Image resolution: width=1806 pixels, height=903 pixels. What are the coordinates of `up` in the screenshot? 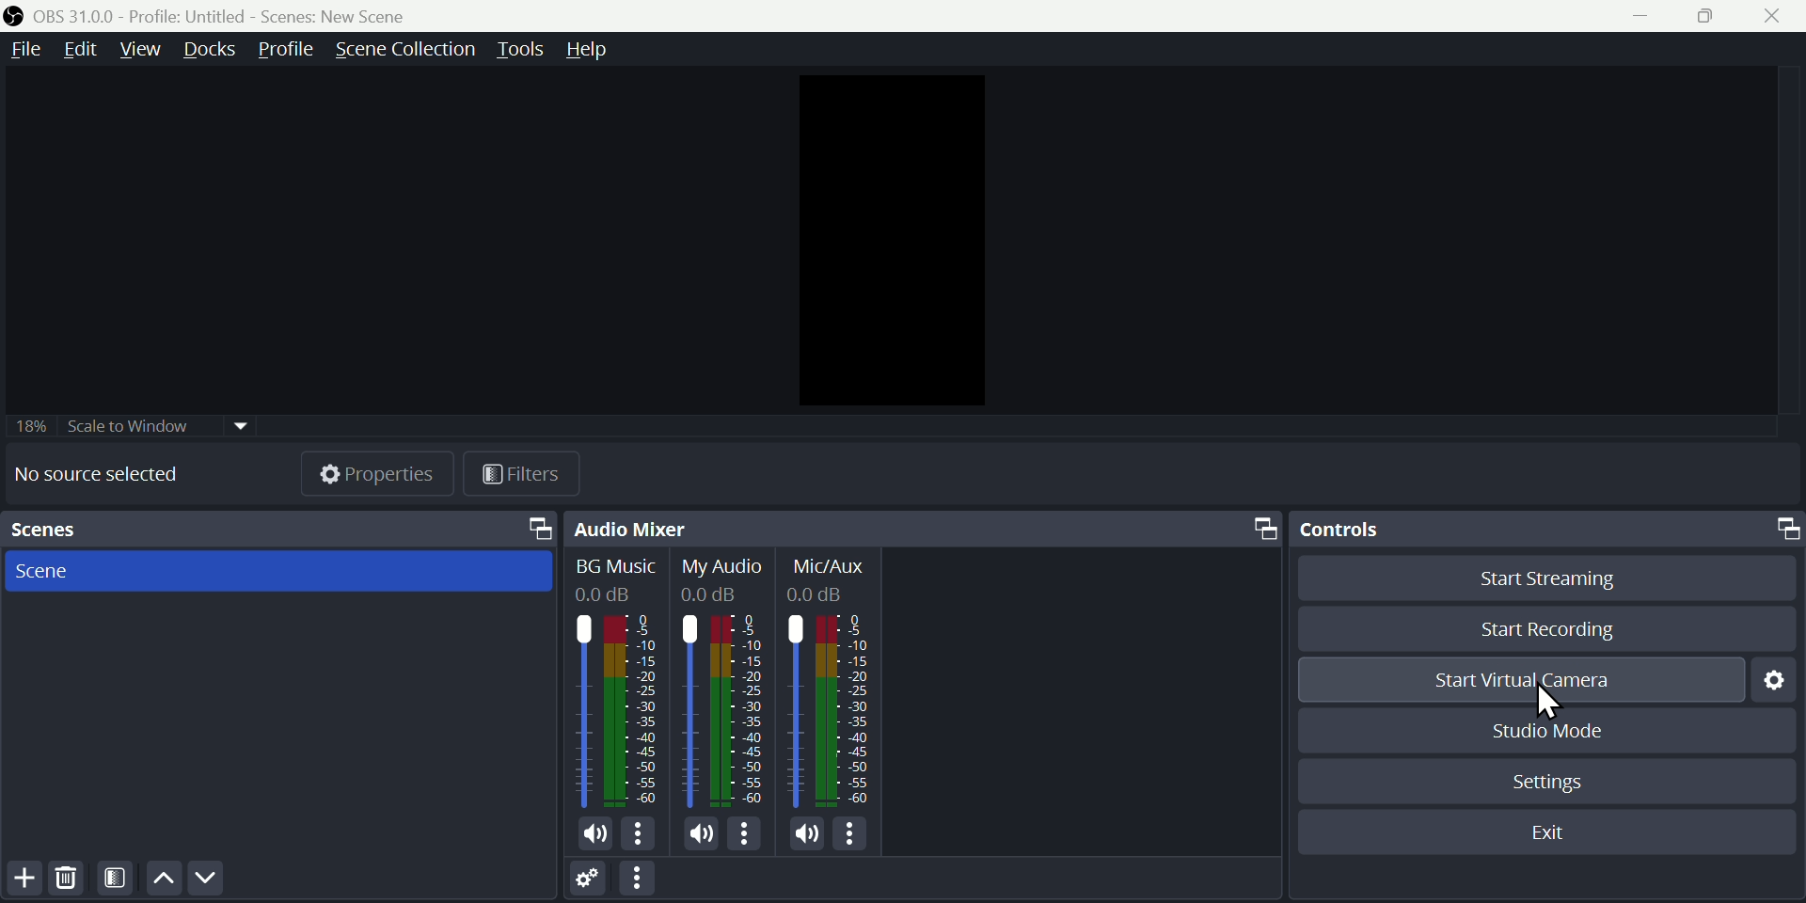 It's located at (162, 879).